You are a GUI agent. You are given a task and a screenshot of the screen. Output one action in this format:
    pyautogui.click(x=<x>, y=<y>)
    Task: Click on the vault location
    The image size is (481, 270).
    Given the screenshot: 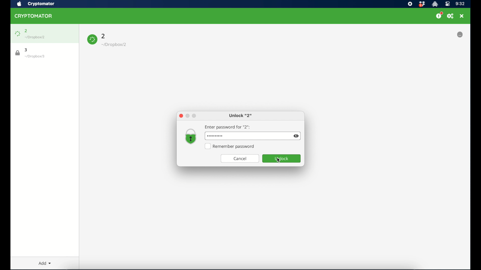 What is the action you would take?
    pyautogui.click(x=35, y=37)
    